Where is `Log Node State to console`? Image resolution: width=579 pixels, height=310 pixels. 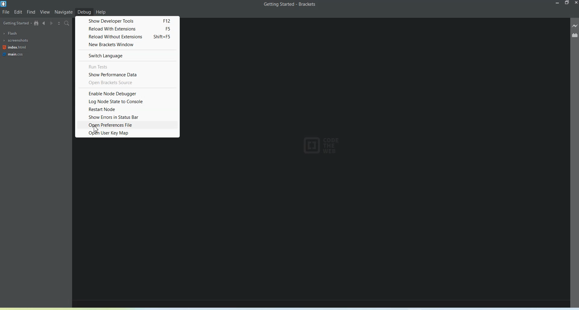 Log Node State to console is located at coordinates (128, 102).